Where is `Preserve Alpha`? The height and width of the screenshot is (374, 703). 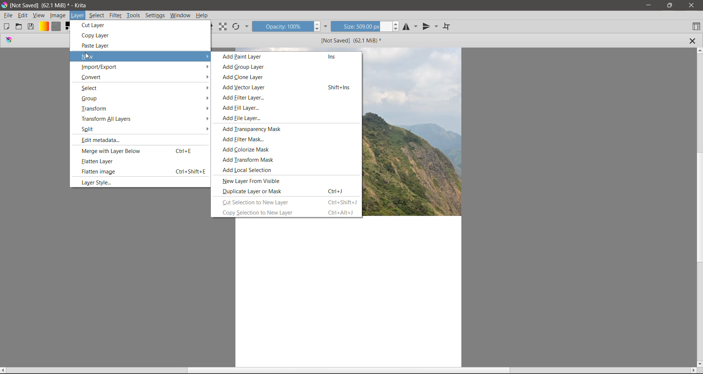
Preserve Alpha is located at coordinates (223, 26).